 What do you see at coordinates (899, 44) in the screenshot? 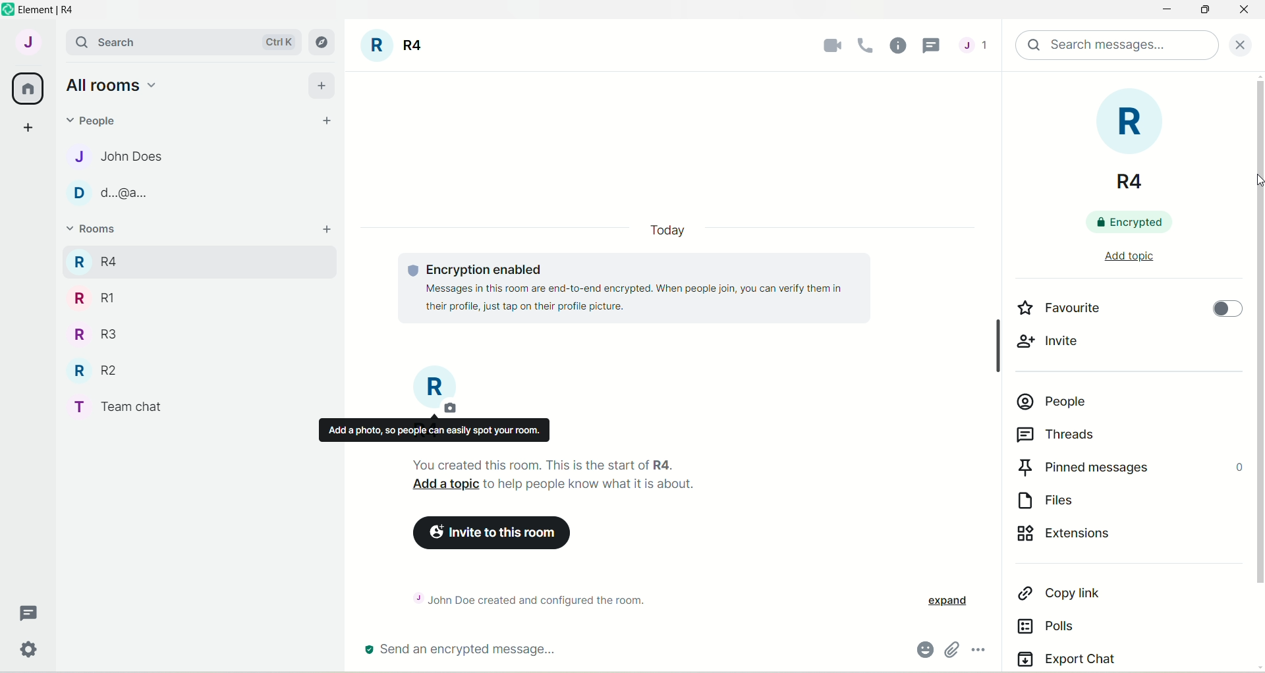
I see `room info` at bounding box center [899, 44].